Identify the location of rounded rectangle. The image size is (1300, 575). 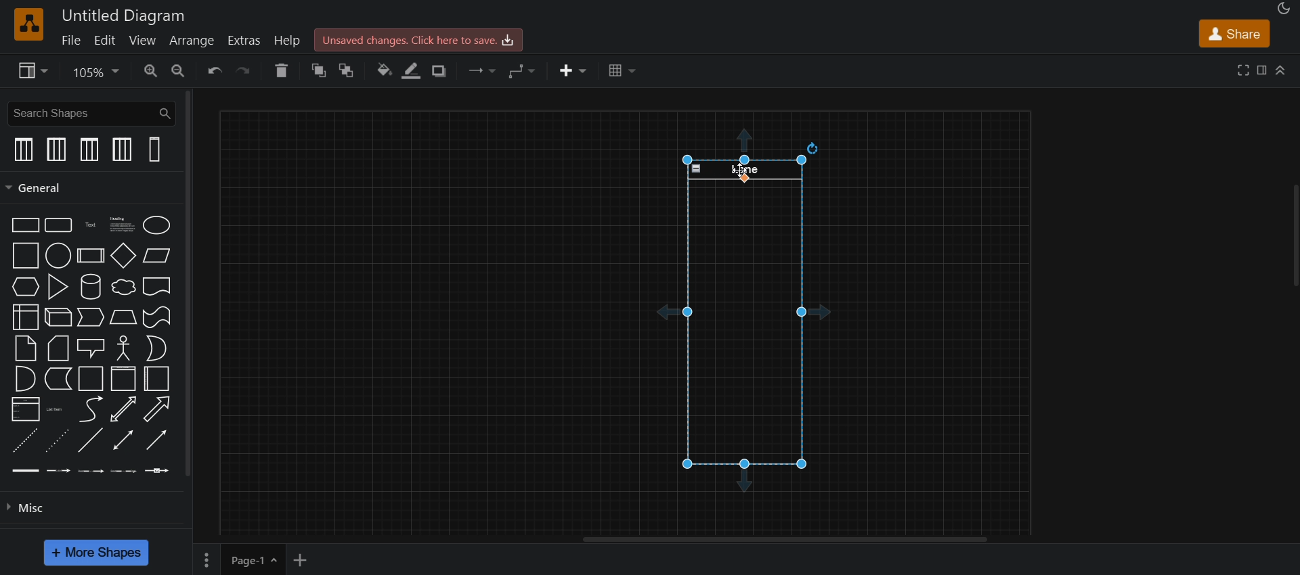
(59, 226).